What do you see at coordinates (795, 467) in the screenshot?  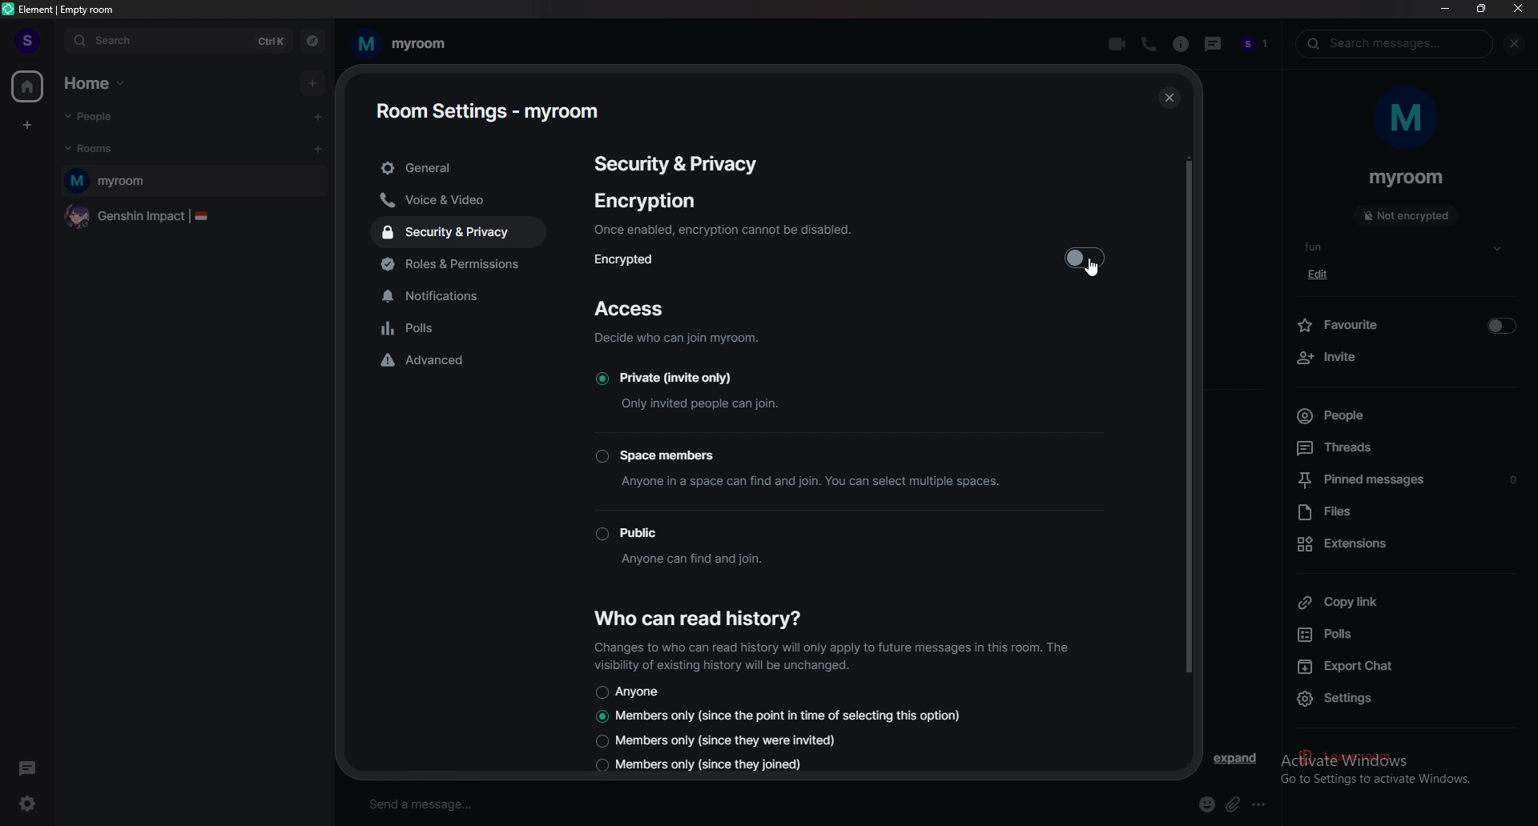 I see `Space members Anyone in a space can find and join. You can select multiple spaces.` at bounding box center [795, 467].